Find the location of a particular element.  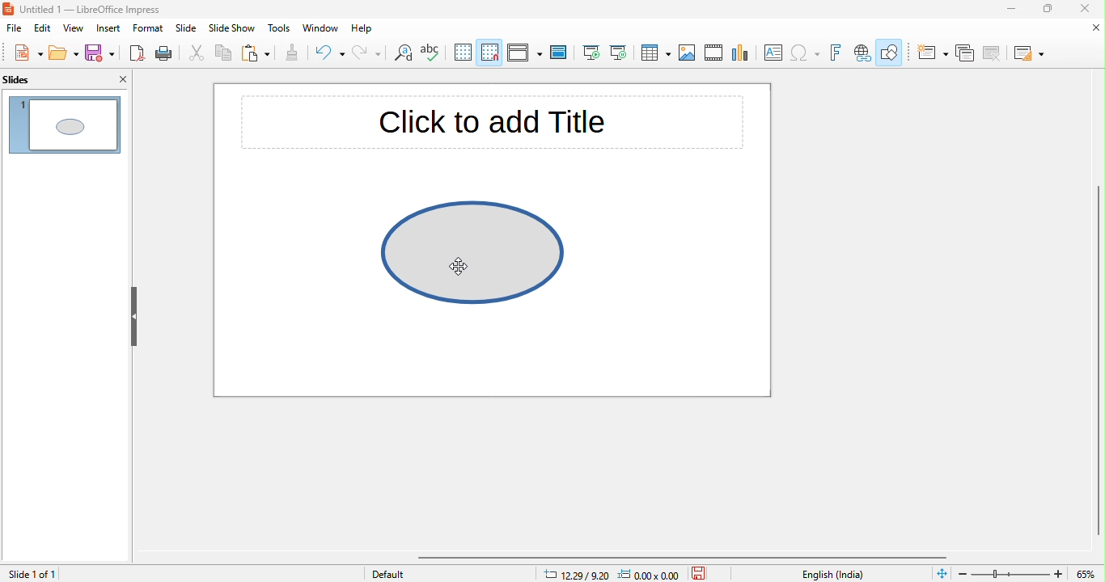

format is located at coordinates (148, 29).